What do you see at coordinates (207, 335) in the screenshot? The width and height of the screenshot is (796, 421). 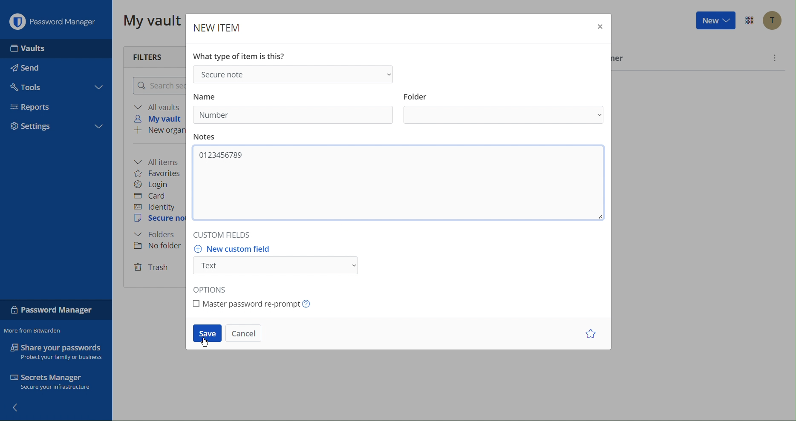 I see `Save` at bounding box center [207, 335].